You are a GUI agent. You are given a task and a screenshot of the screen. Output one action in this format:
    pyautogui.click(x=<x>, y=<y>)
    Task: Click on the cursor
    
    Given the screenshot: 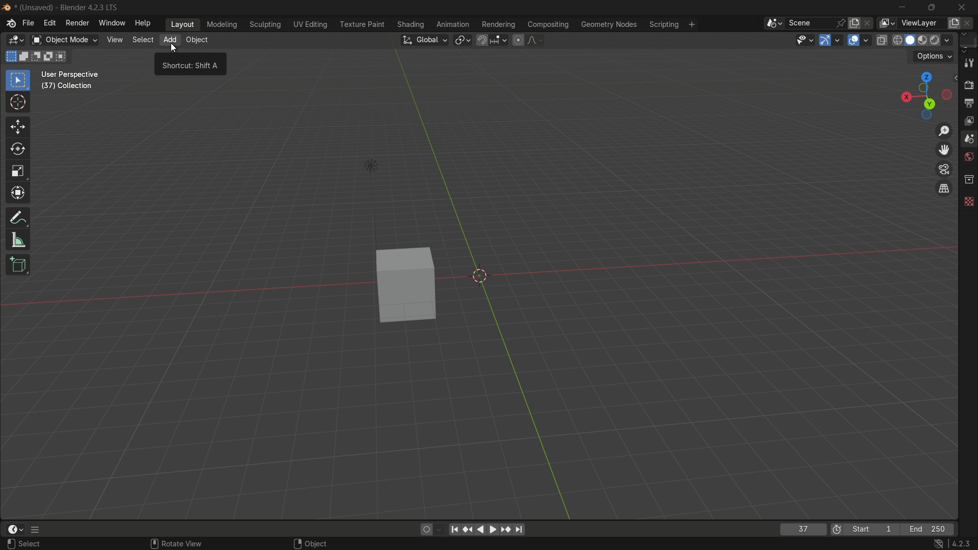 What is the action you would take?
    pyautogui.click(x=17, y=103)
    